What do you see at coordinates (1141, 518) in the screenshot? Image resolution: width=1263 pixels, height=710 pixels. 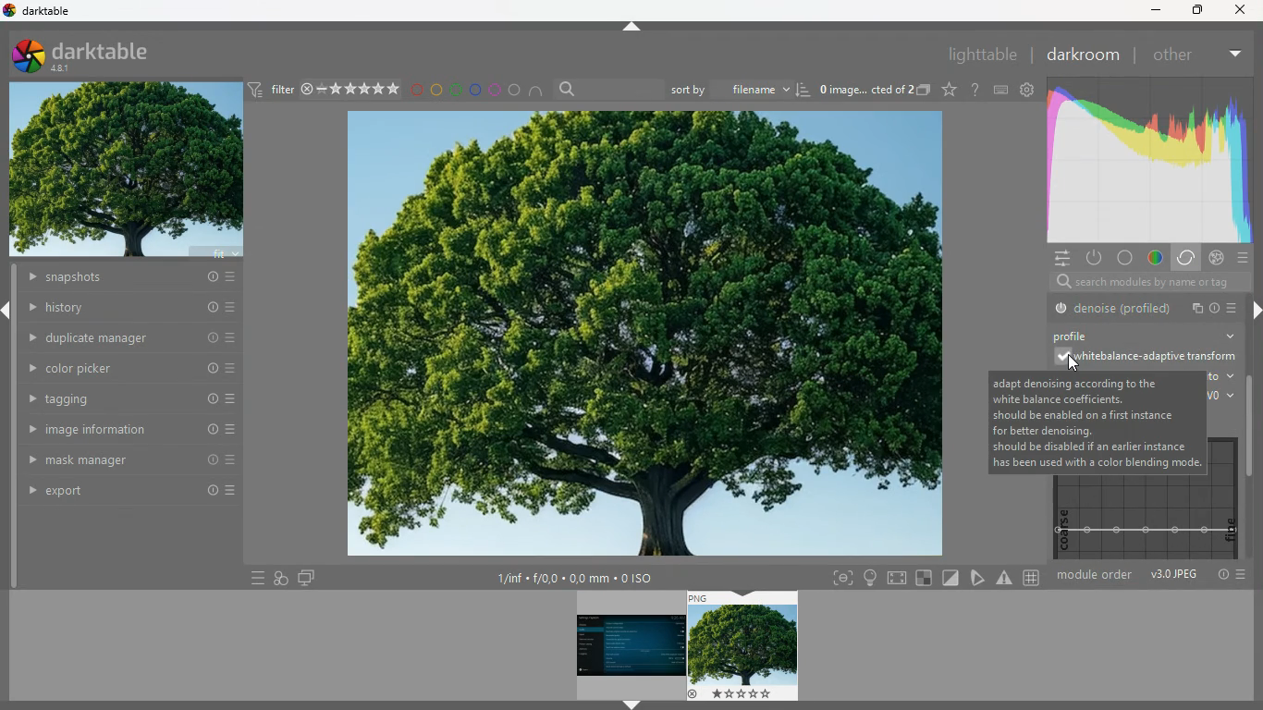 I see `scale` at bounding box center [1141, 518].